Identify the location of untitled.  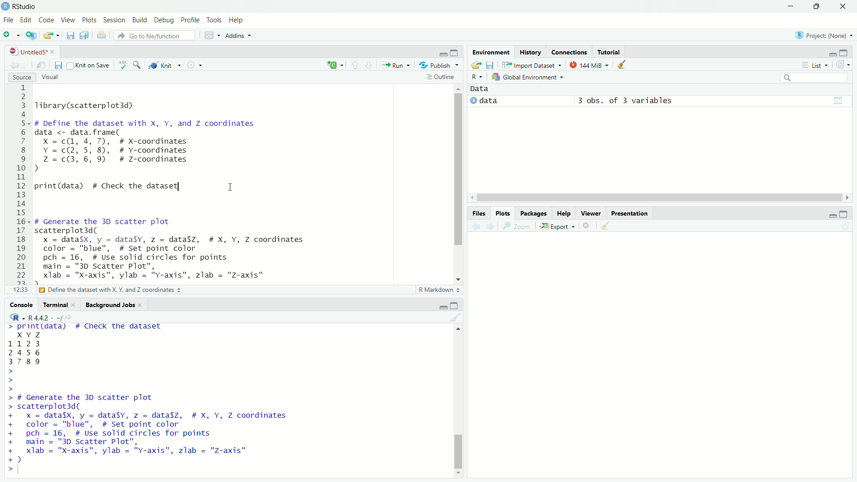
(24, 51).